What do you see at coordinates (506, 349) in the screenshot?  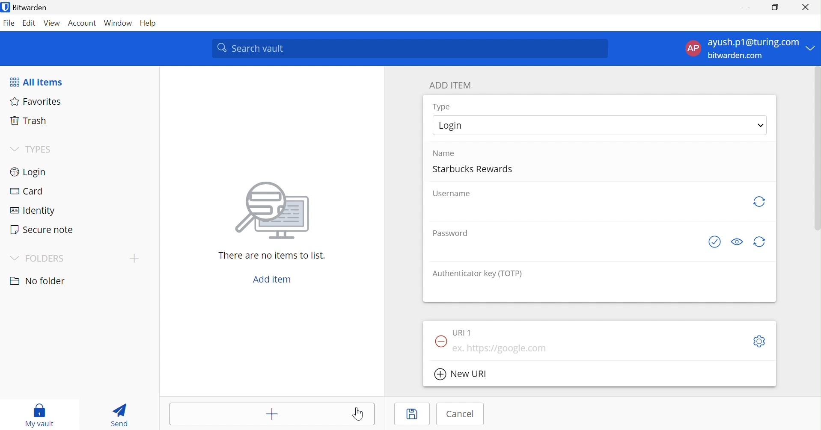 I see `ex. https://google.com` at bounding box center [506, 349].